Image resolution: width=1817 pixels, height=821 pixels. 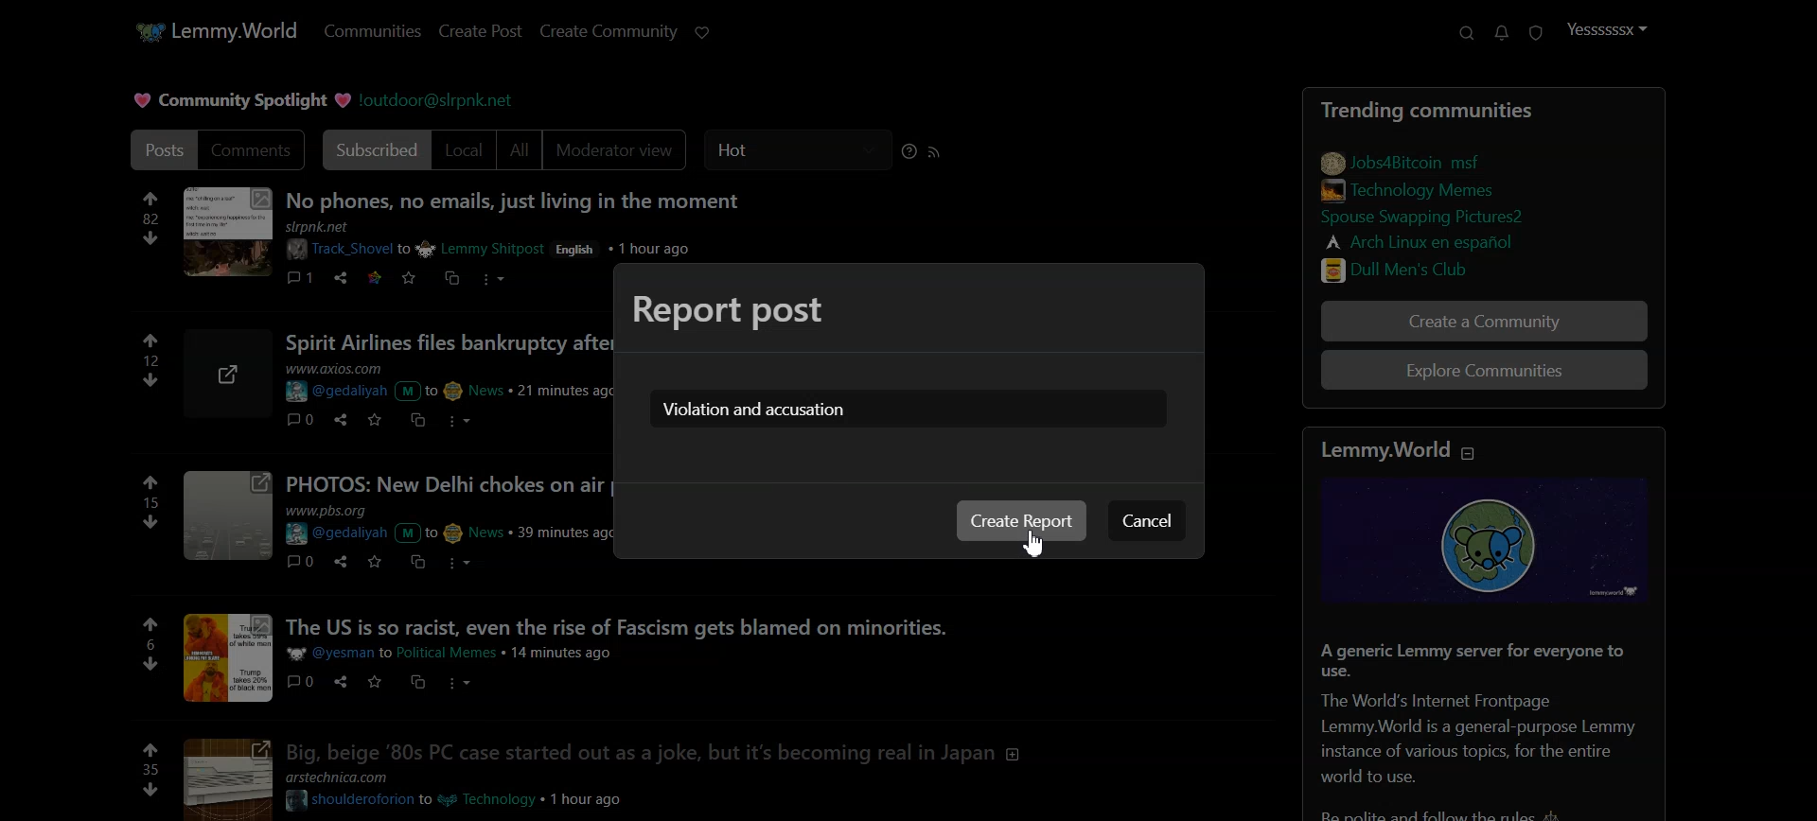 What do you see at coordinates (662, 624) in the screenshot?
I see `post` at bounding box center [662, 624].